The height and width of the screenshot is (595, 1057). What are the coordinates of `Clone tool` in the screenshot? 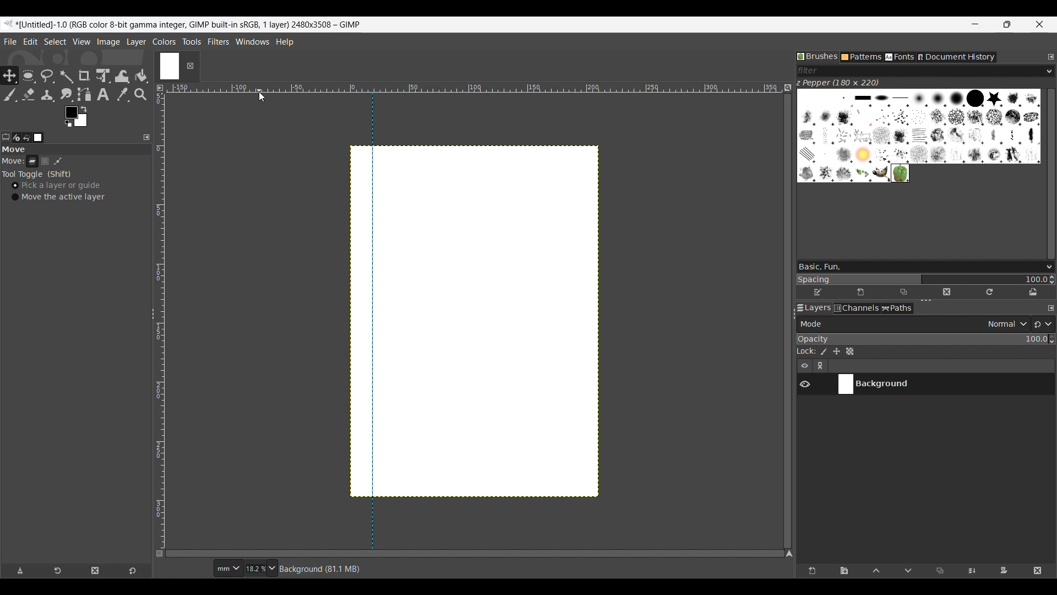 It's located at (48, 95).